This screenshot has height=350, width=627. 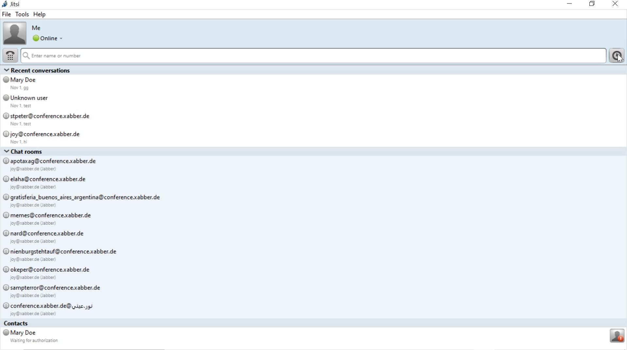 What do you see at coordinates (312, 56) in the screenshot?
I see `search name or contact` at bounding box center [312, 56].